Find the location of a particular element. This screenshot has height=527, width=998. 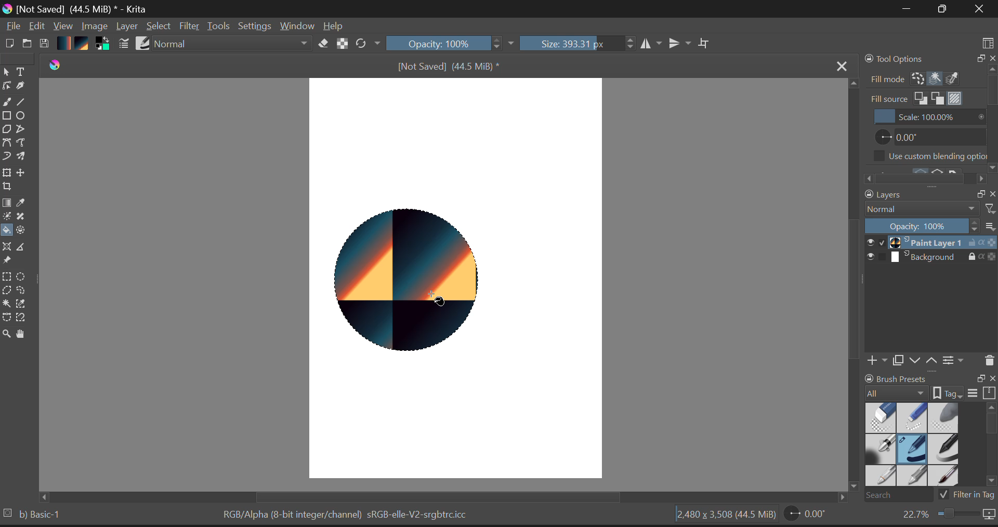

Close is located at coordinates (977, 10).